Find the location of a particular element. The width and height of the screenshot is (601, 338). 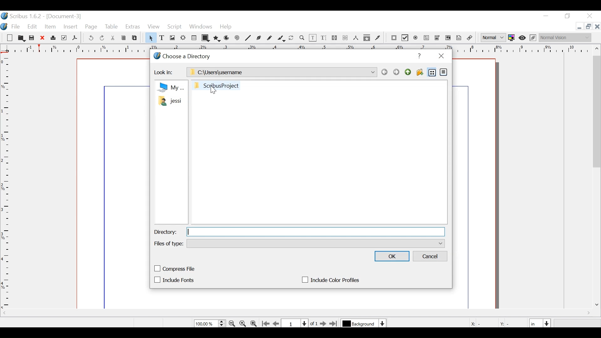

(un)check Include color profiles is located at coordinates (330, 280).